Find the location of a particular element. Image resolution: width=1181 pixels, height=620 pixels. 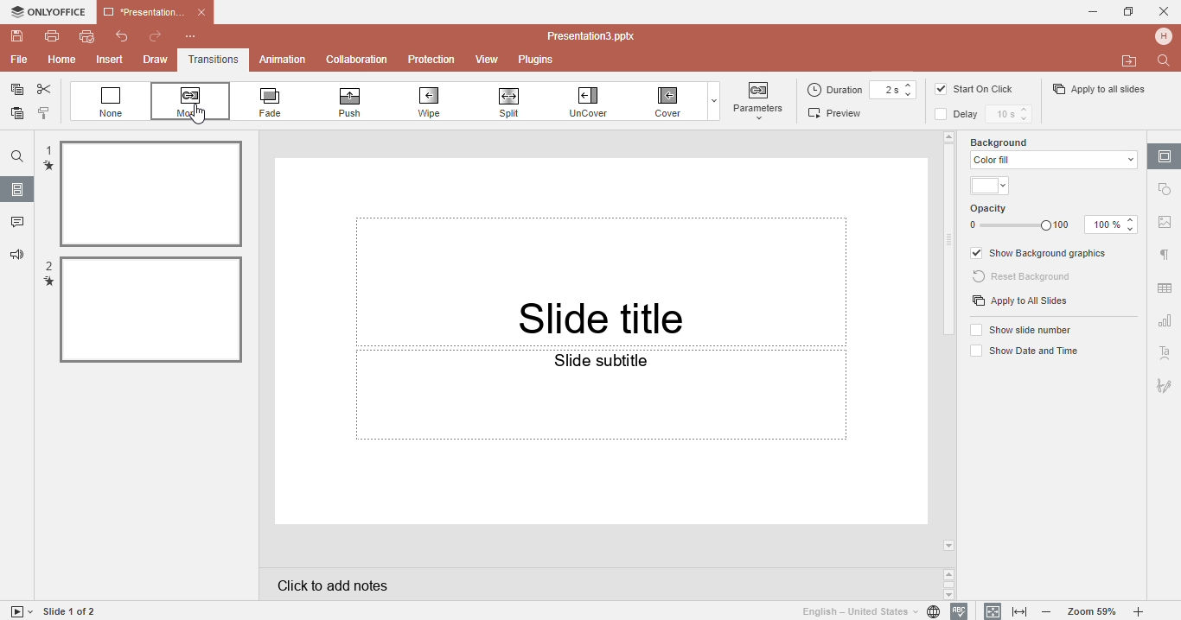

Document name is located at coordinates (154, 10).